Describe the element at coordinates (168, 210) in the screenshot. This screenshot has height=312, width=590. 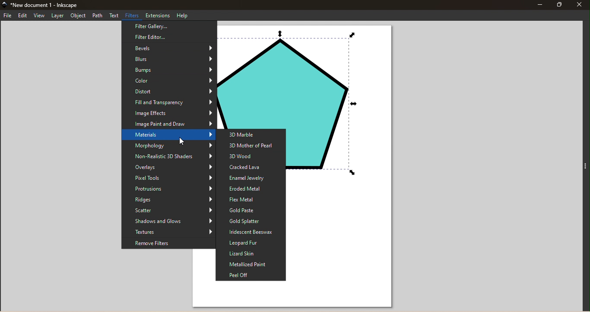
I see `Scatter` at that location.